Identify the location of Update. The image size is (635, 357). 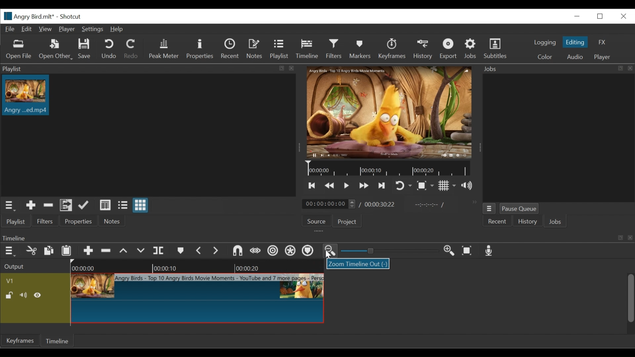
(84, 205).